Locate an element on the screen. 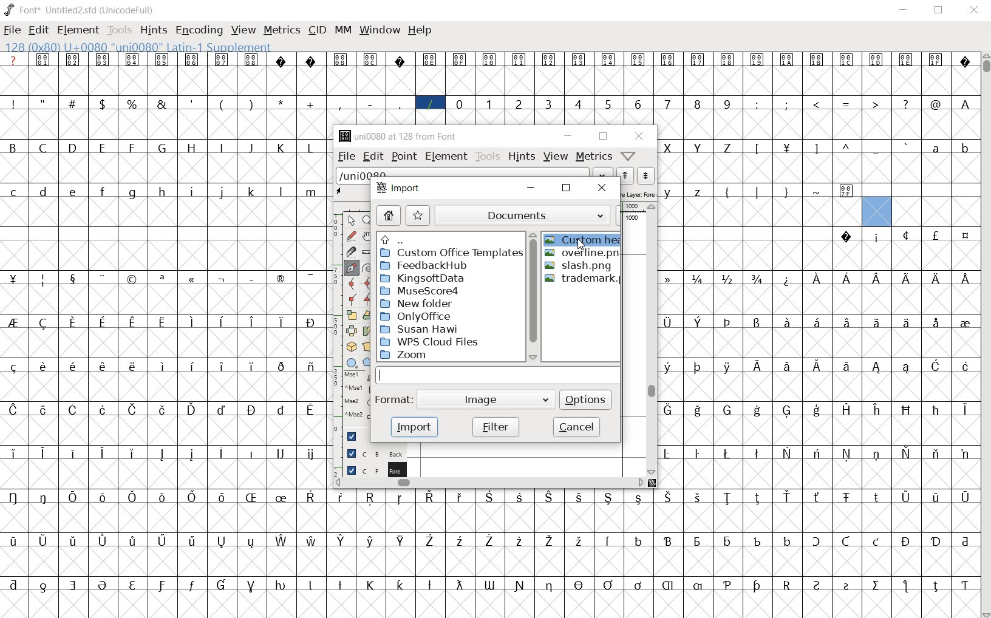  glyph is located at coordinates (221, 366).